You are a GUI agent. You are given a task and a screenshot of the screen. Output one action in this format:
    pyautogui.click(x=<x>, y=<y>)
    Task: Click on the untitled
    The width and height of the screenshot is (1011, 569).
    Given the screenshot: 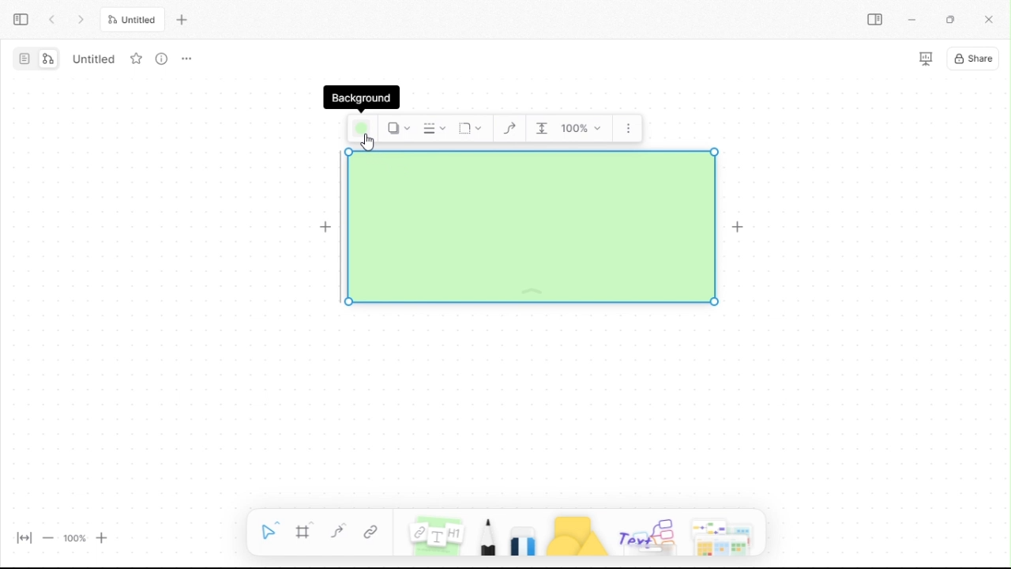 What is the action you would take?
    pyautogui.click(x=92, y=58)
    